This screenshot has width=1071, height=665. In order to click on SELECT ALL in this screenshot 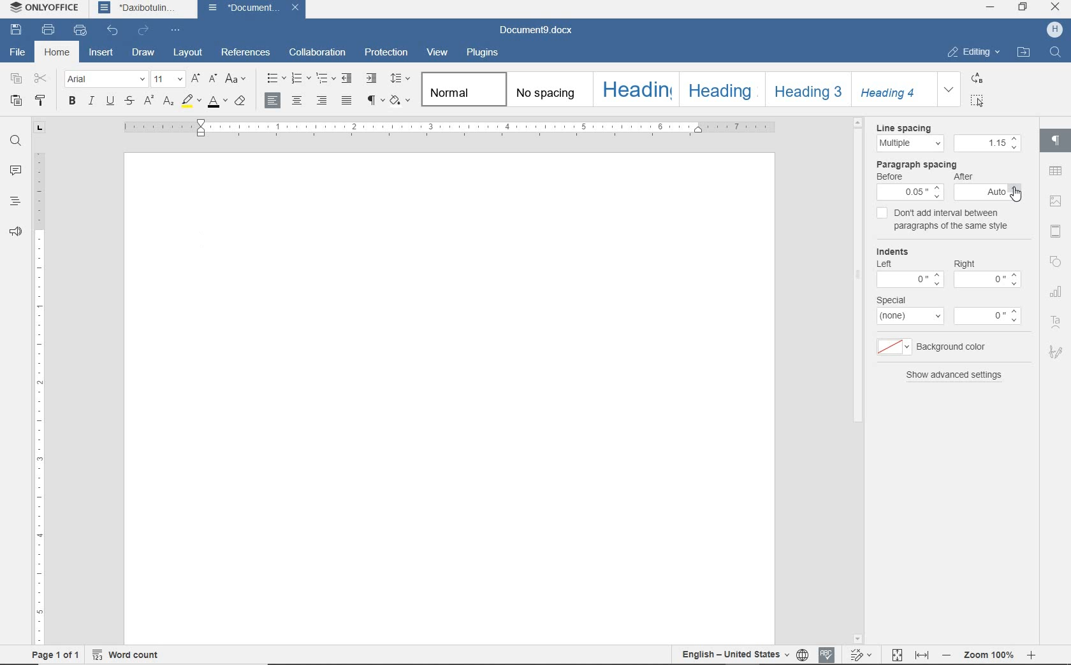, I will do `click(979, 101)`.